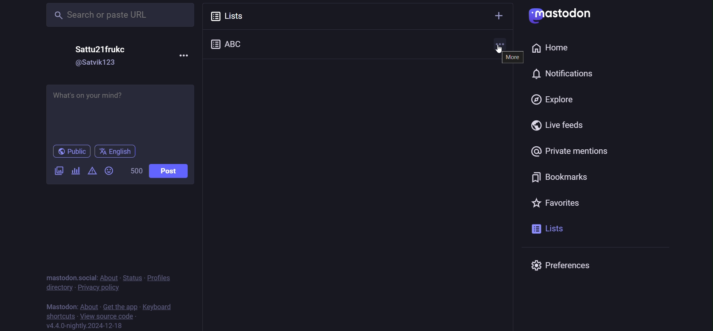  I want to click on emoji, so click(109, 170).